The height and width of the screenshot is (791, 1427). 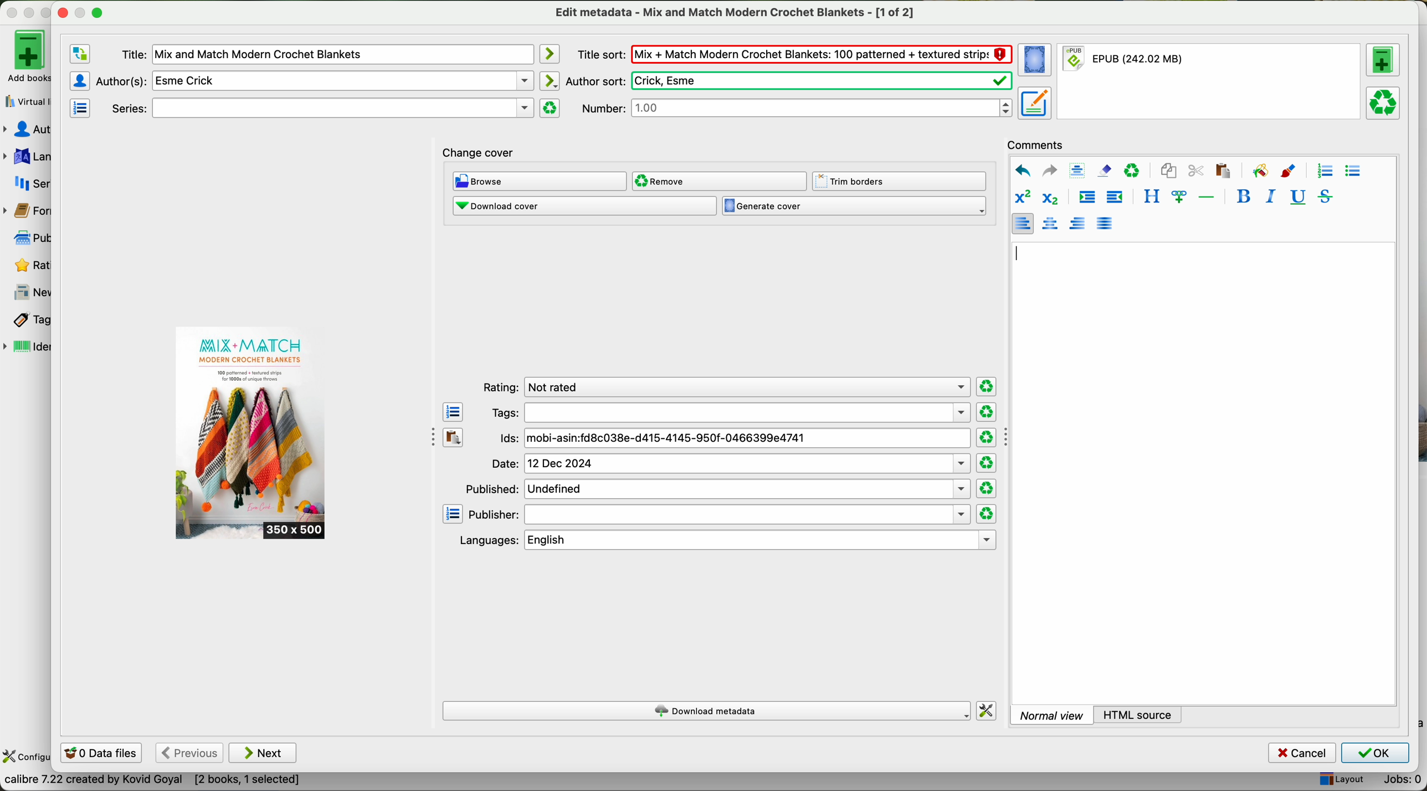 I want to click on decrease indentation, so click(x=1113, y=198).